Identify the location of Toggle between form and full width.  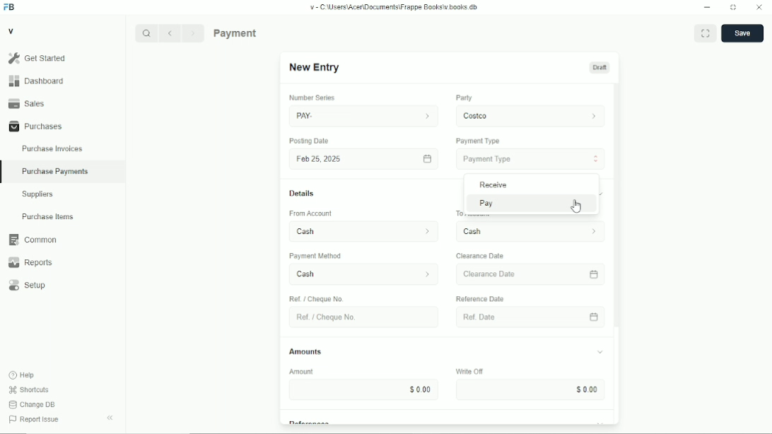
(705, 33).